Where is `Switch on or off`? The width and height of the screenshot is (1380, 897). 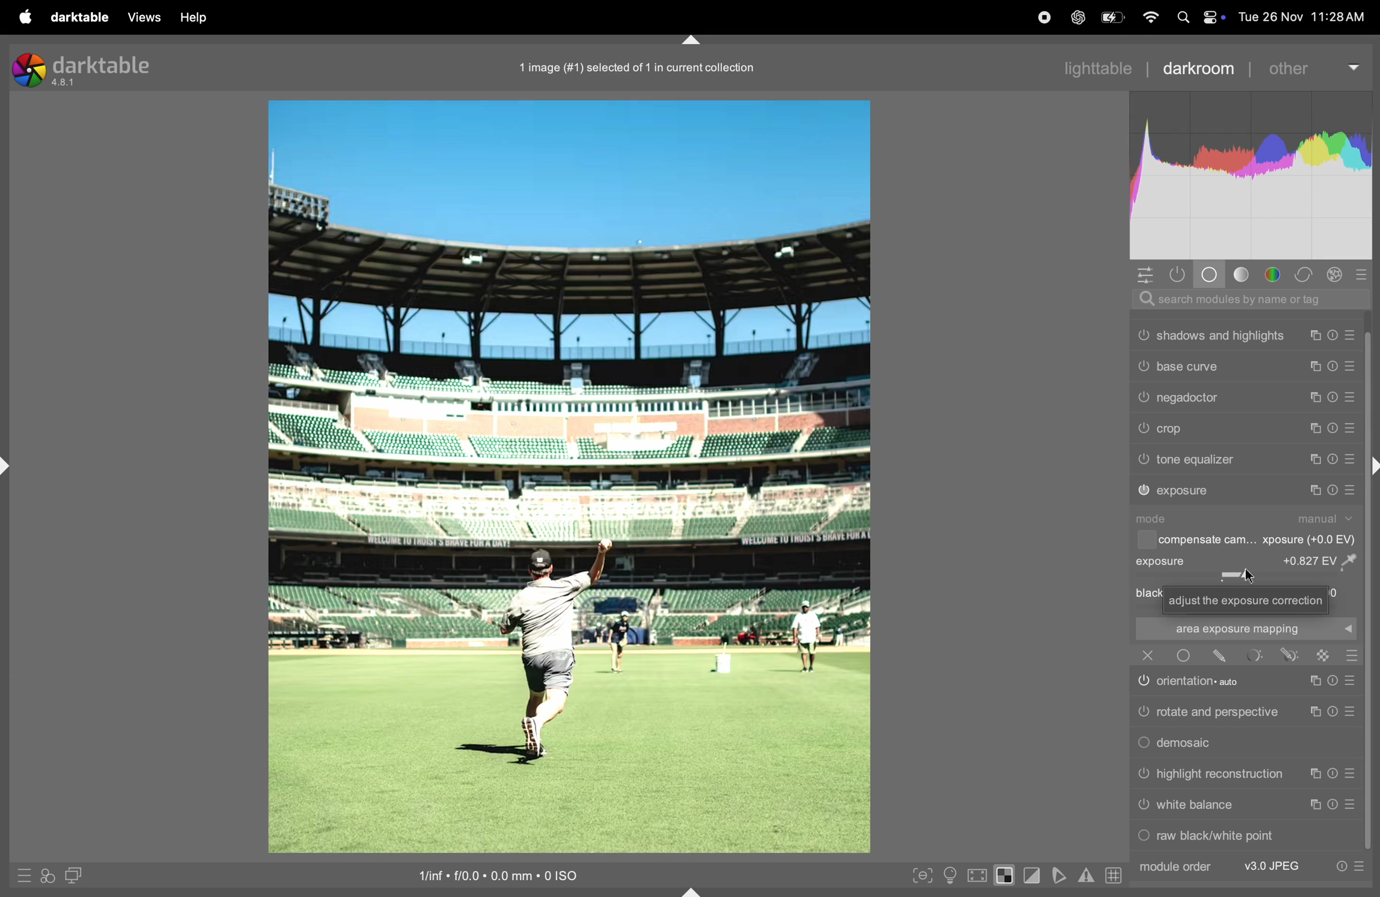 Switch on or off is located at coordinates (1143, 837).